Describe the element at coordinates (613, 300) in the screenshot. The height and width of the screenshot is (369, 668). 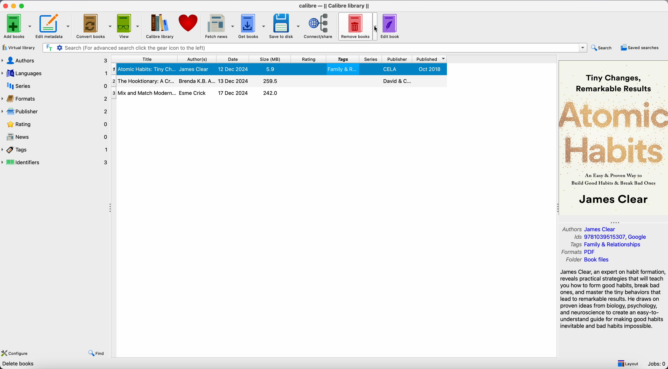
I see `synopsis` at that location.